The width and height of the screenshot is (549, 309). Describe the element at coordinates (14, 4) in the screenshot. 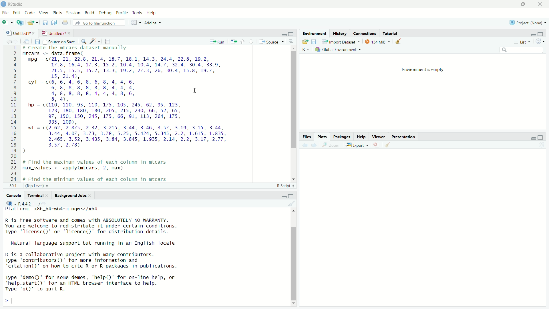

I see `) RStudio` at that location.